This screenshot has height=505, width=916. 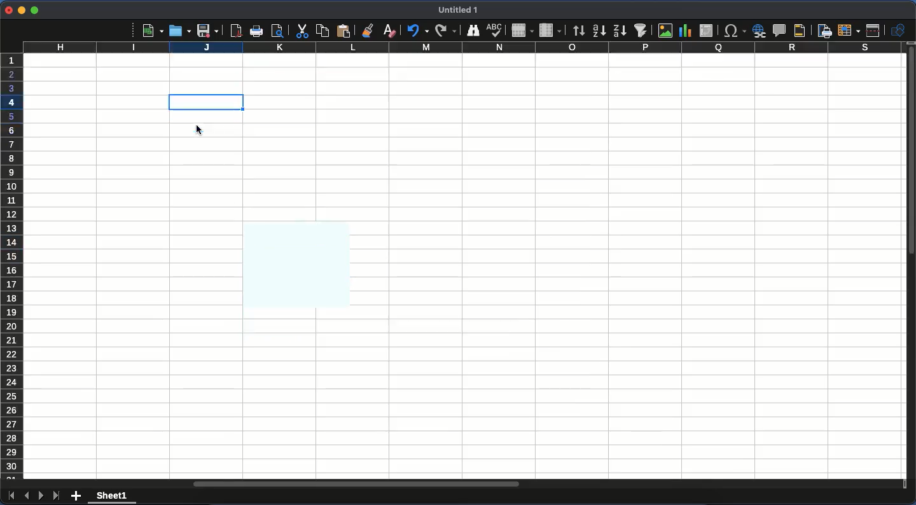 I want to click on horizontal scroll bar, so click(x=361, y=484).